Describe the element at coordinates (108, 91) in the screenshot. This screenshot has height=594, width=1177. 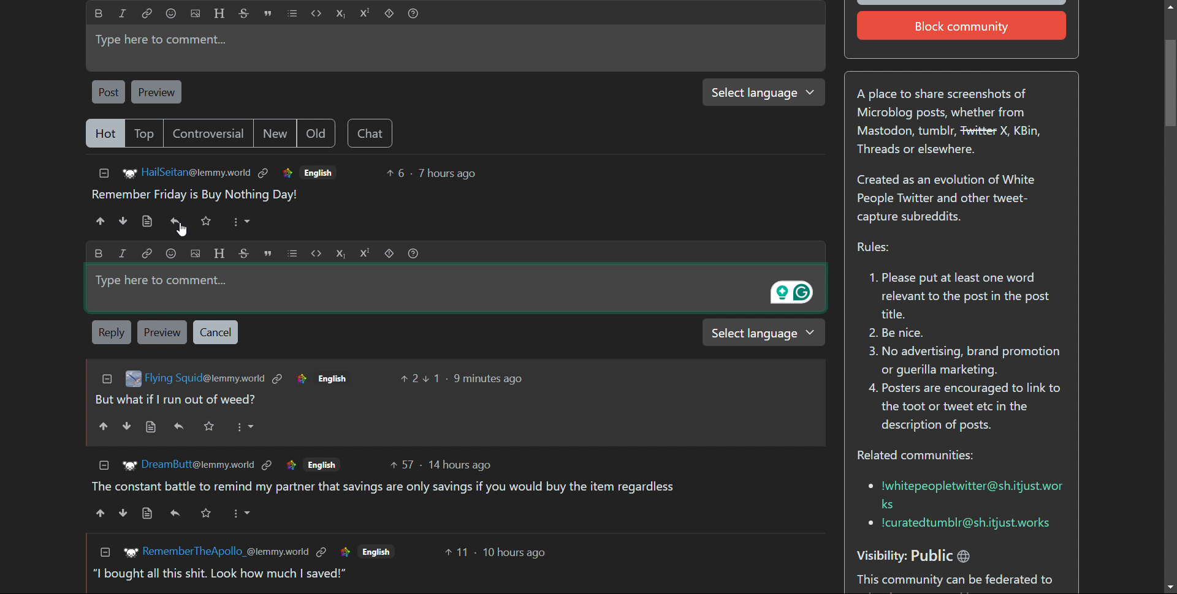
I see `post` at that location.